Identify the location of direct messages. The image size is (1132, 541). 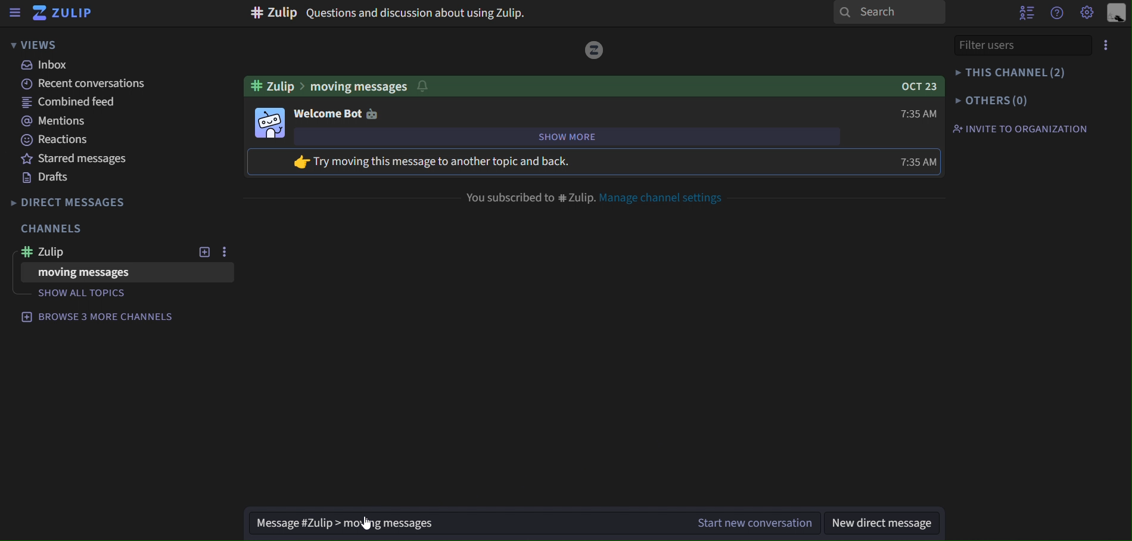
(76, 204).